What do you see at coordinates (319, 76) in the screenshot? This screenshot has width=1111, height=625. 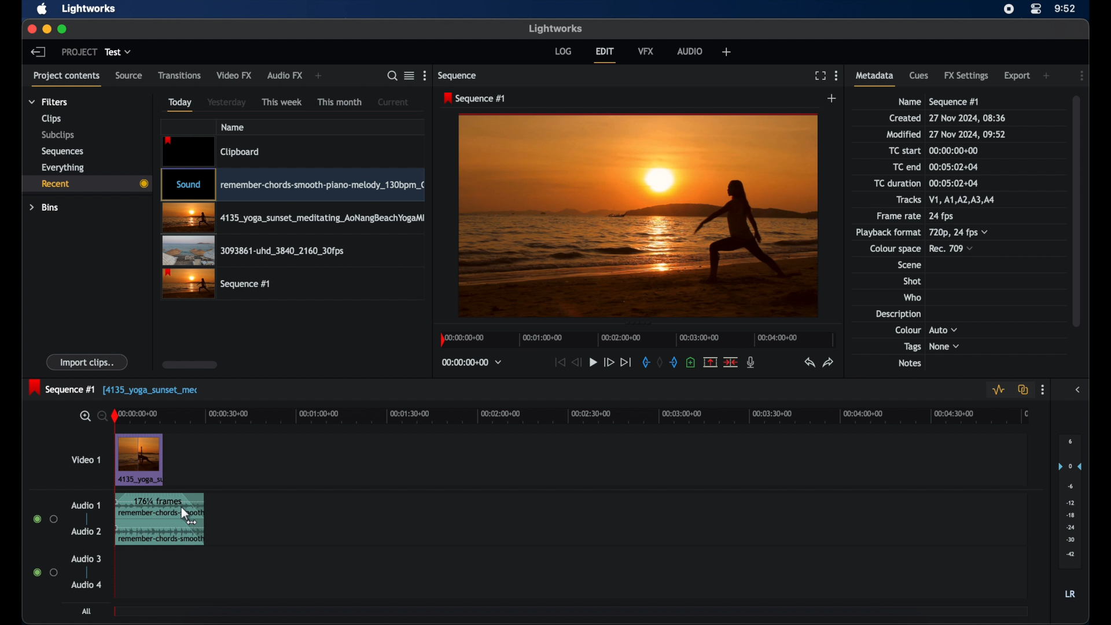 I see `add` at bounding box center [319, 76].